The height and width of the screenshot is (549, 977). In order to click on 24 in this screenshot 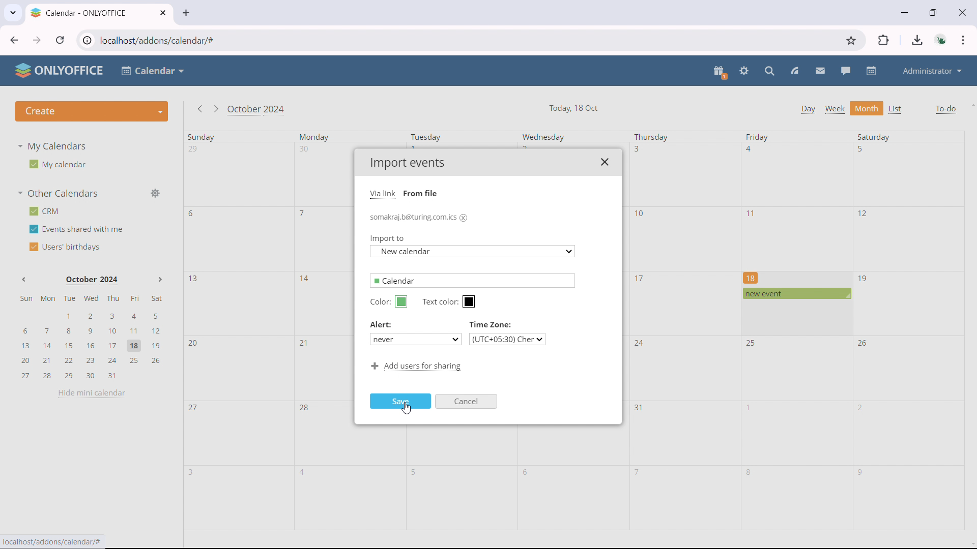, I will do `click(639, 344)`.